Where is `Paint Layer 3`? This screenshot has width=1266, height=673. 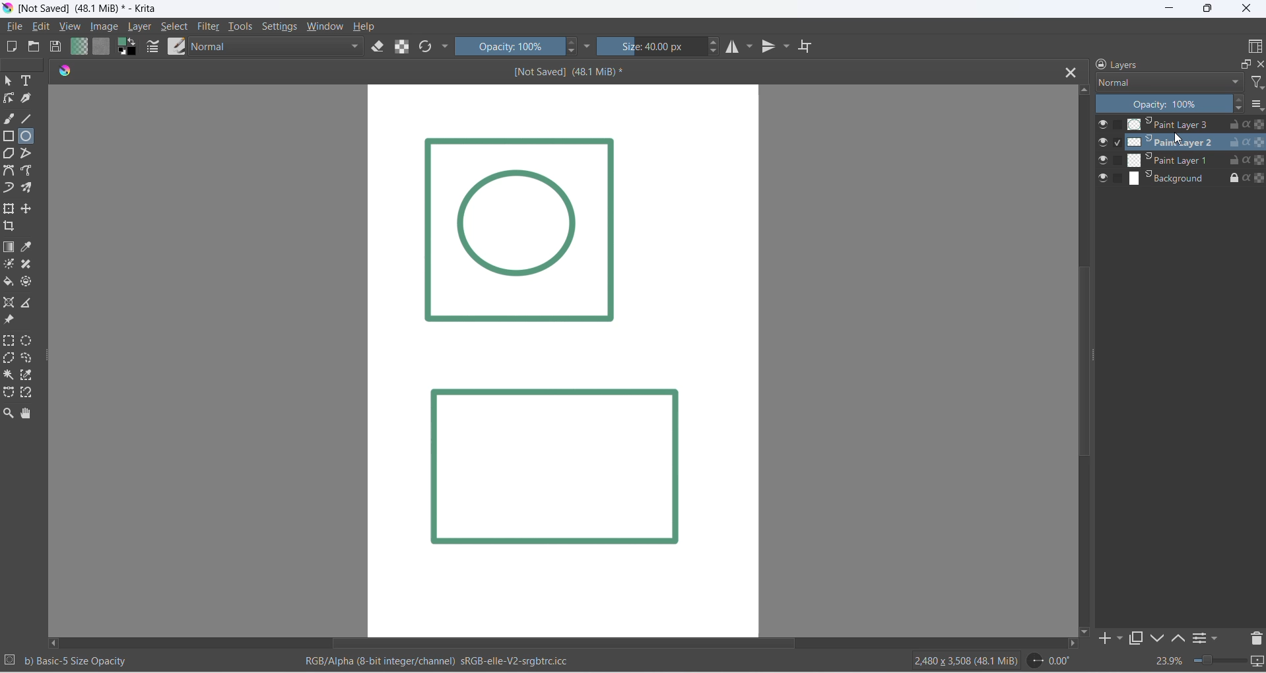 Paint Layer 3 is located at coordinates (1172, 123).